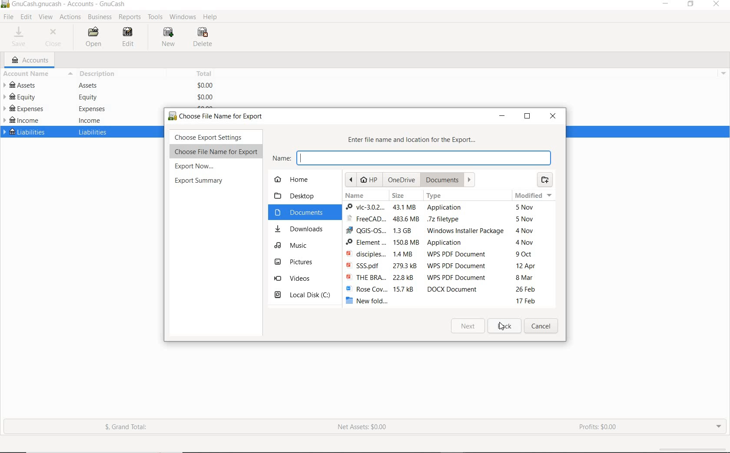 The image size is (730, 453). I want to click on EXPENSES, so click(23, 108).